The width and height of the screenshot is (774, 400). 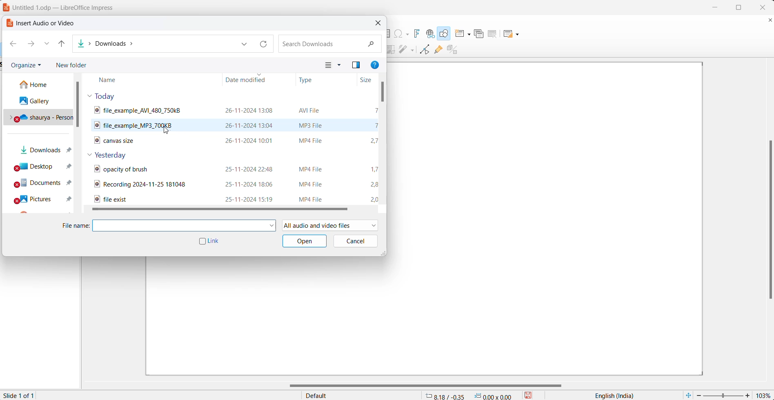 I want to click on logo, so click(x=6, y=8).